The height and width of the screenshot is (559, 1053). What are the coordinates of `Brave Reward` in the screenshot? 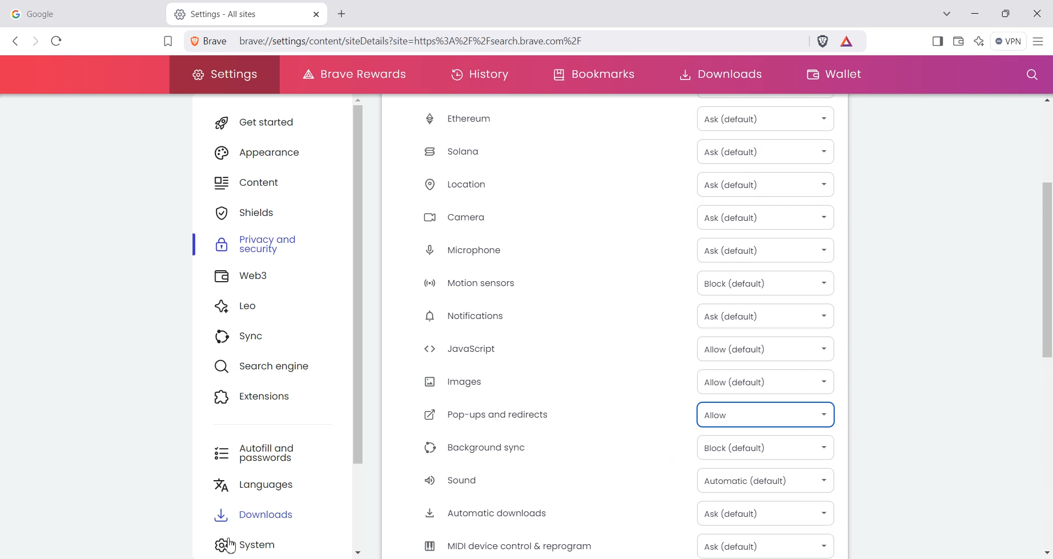 It's located at (848, 43).